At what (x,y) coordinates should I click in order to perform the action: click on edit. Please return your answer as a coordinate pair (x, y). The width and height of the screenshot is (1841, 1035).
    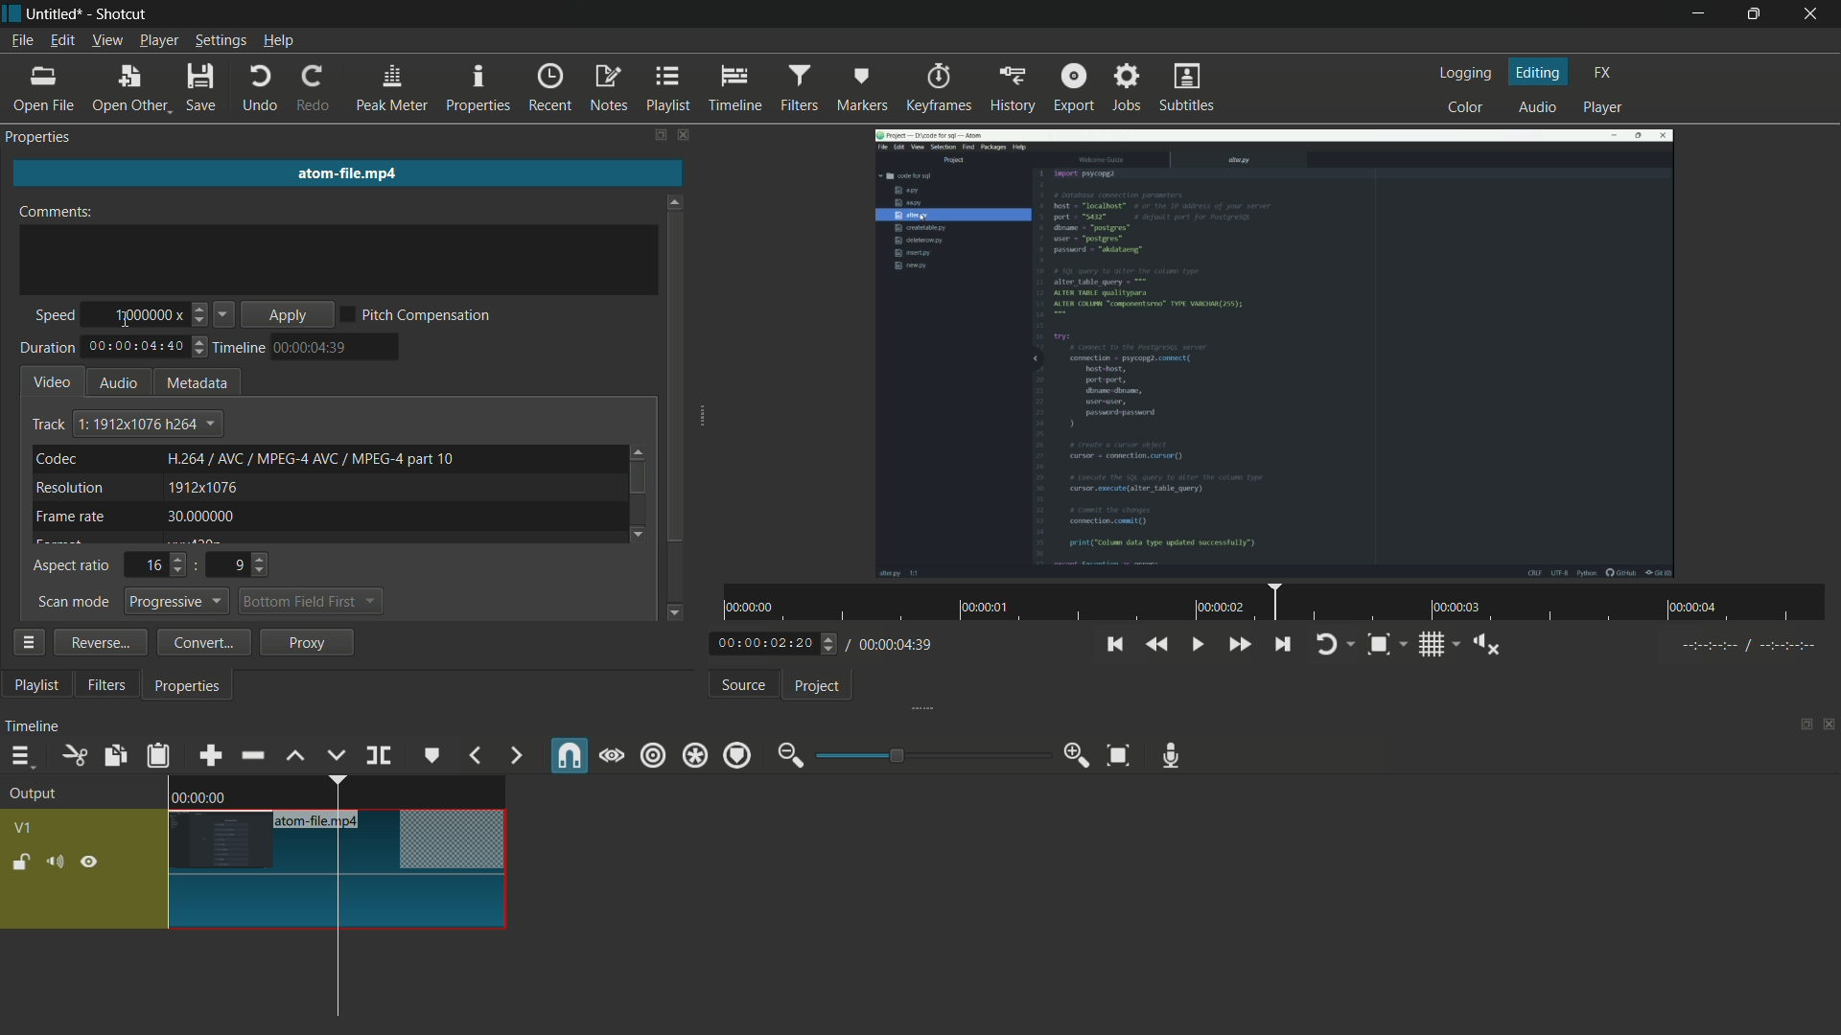
    Looking at the image, I should click on (61, 42).